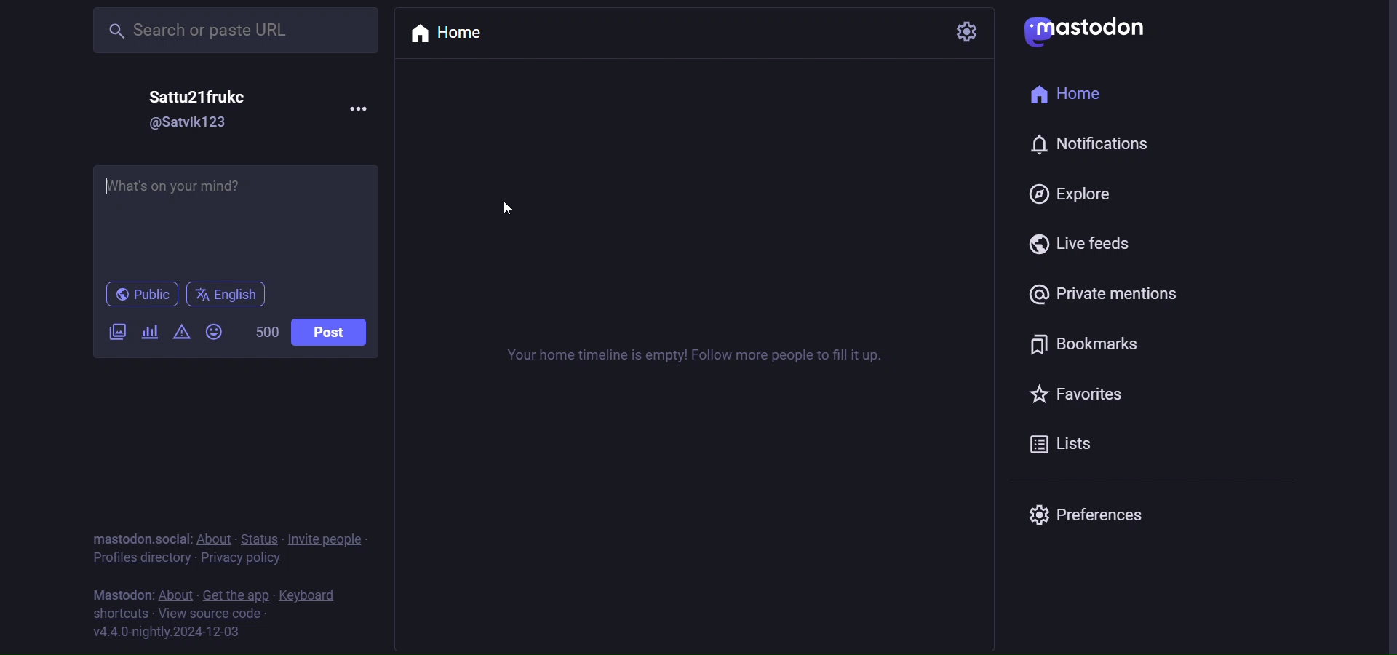  Describe the element at coordinates (509, 208) in the screenshot. I see `Cursor` at that location.